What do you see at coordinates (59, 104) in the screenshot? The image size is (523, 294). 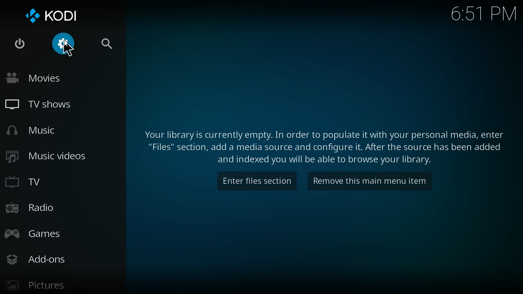 I see `tv shows` at bounding box center [59, 104].